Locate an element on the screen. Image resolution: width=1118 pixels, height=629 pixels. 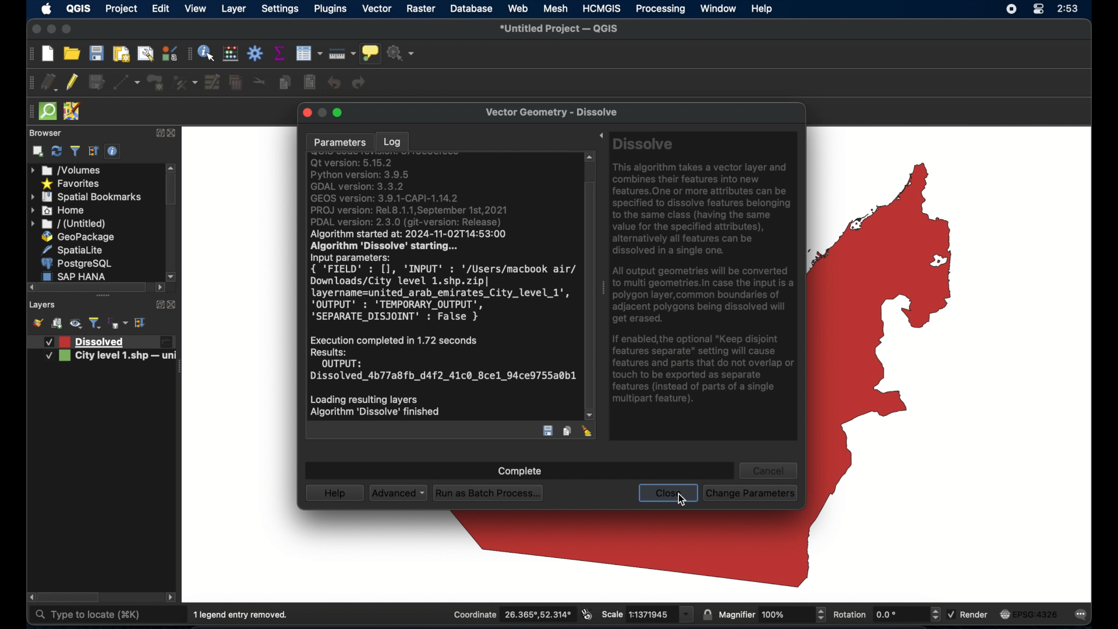
volumes is located at coordinates (66, 169).